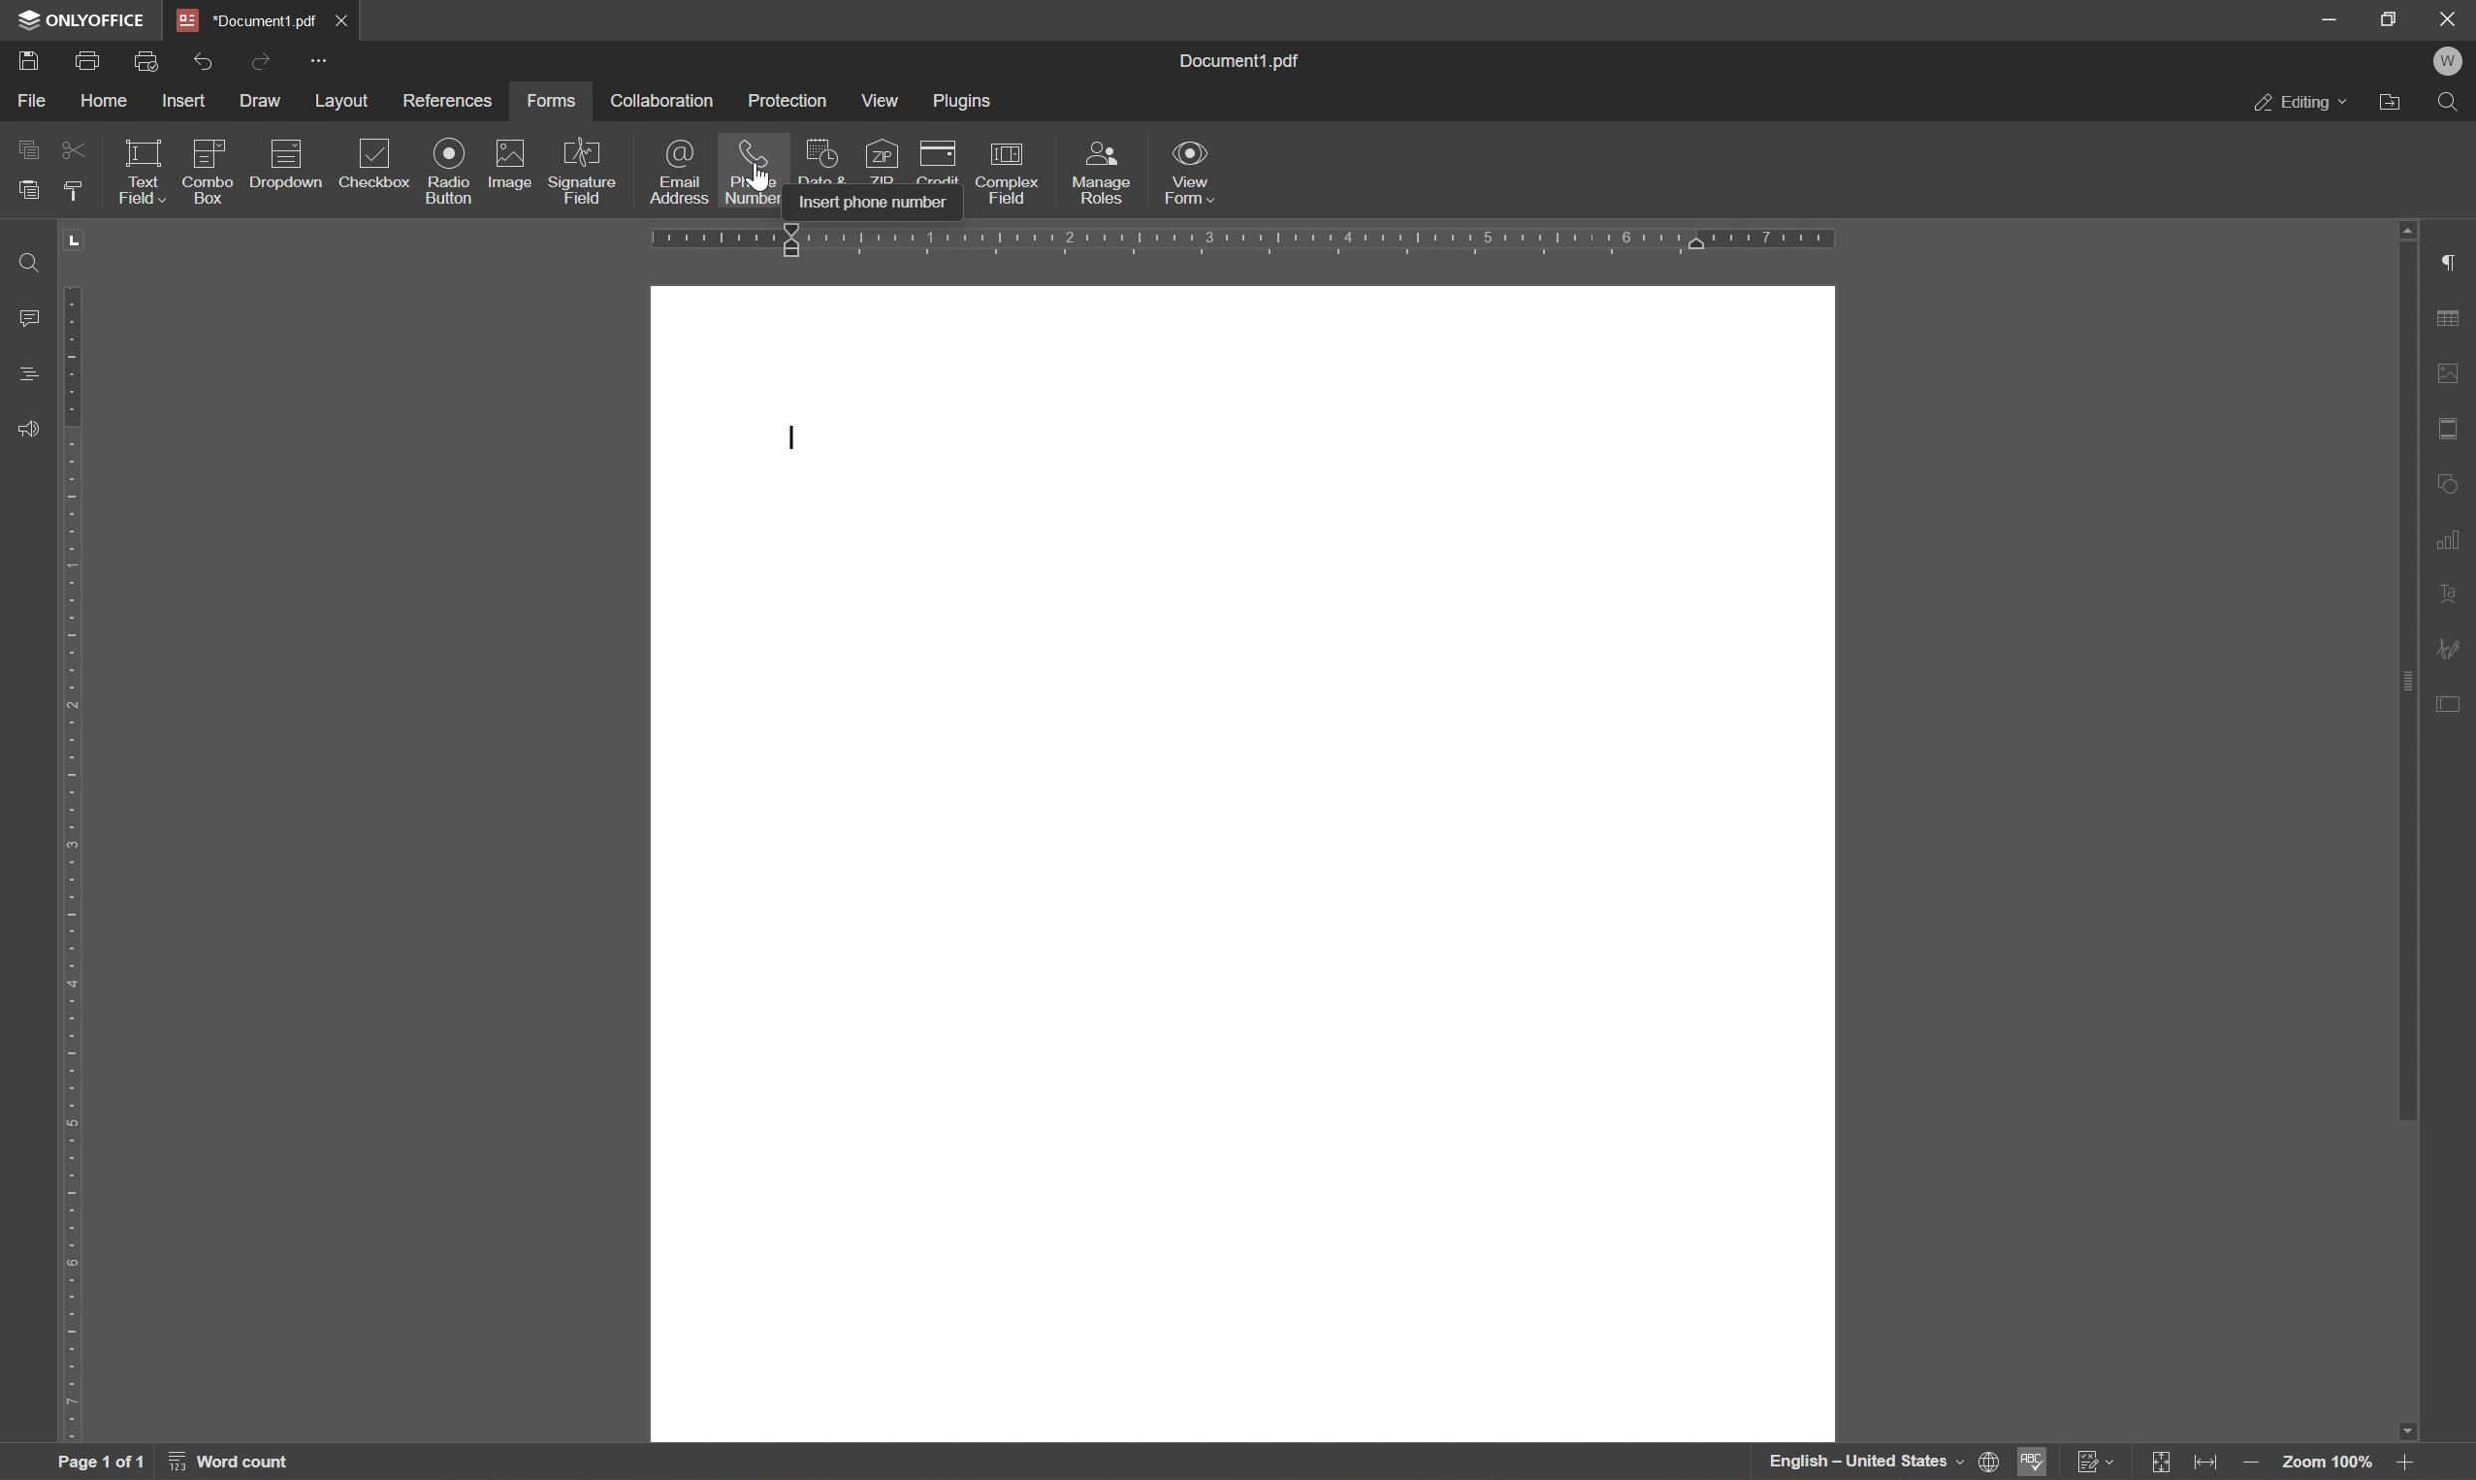 The height and width of the screenshot is (1480, 2476). What do you see at coordinates (241, 17) in the screenshot?
I see `document1.pdf` at bounding box center [241, 17].